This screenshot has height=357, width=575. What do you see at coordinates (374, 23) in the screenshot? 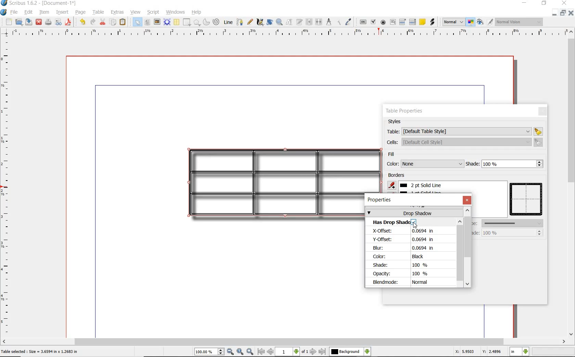
I see `pdf check box` at bounding box center [374, 23].